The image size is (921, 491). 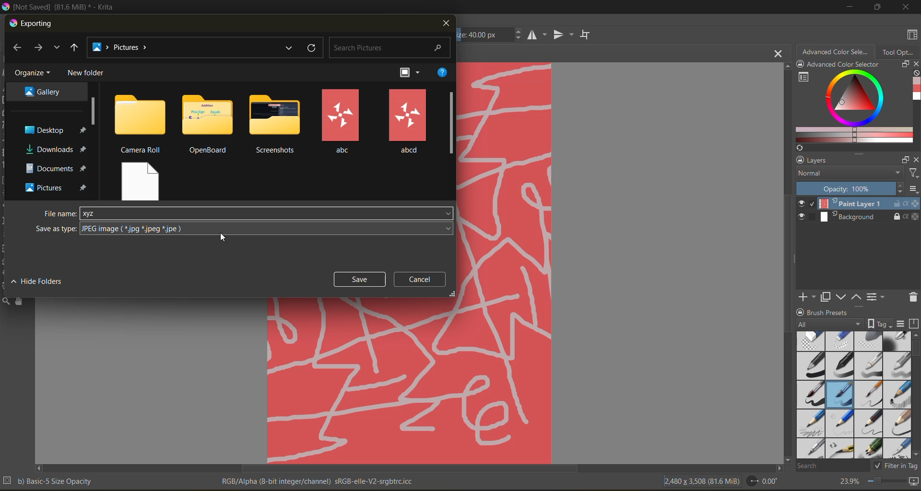 What do you see at coordinates (267, 213) in the screenshot?
I see `Cursor on file name` at bounding box center [267, 213].